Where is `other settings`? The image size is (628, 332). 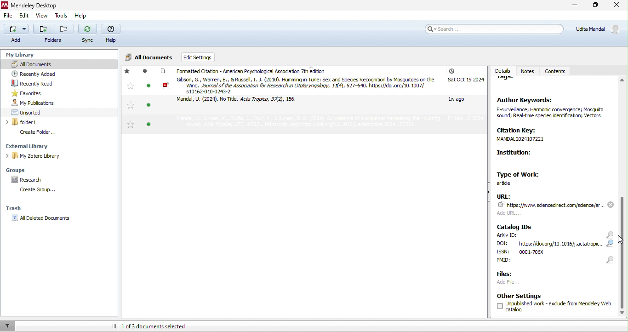
other settings is located at coordinates (554, 303).